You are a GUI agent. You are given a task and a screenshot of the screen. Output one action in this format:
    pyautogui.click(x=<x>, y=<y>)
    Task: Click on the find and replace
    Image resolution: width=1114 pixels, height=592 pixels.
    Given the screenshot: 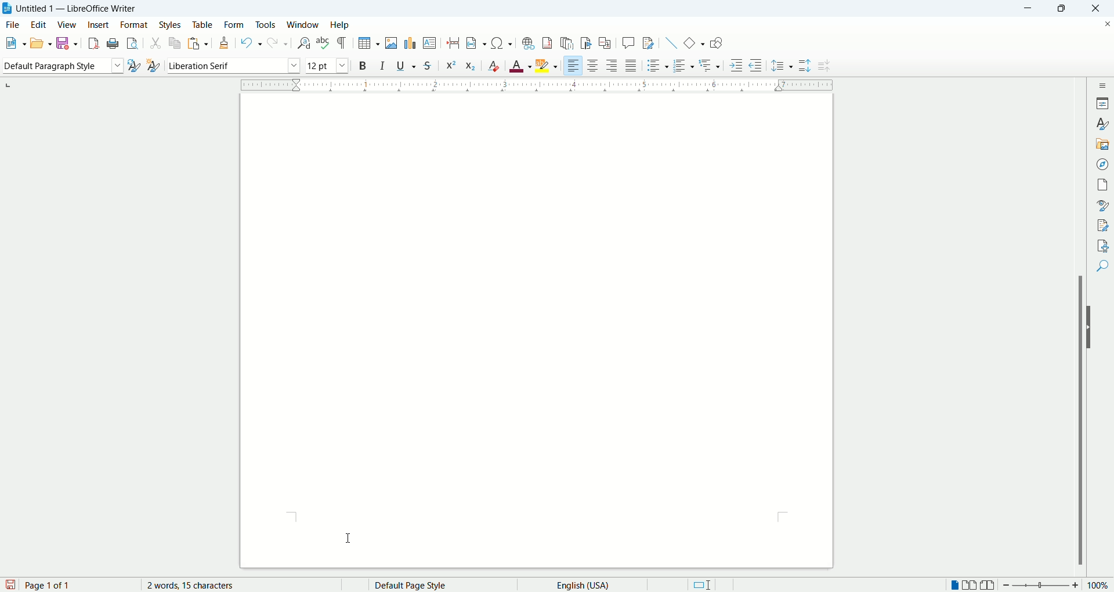 What is the action you would take?
    pyautogui.click(x=303, y=43)
    